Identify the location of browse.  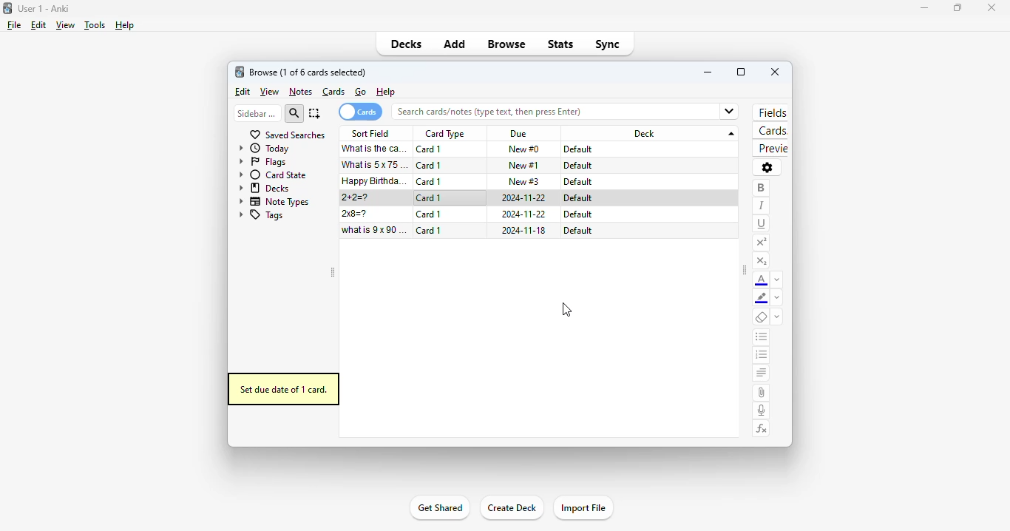
(507, 45).